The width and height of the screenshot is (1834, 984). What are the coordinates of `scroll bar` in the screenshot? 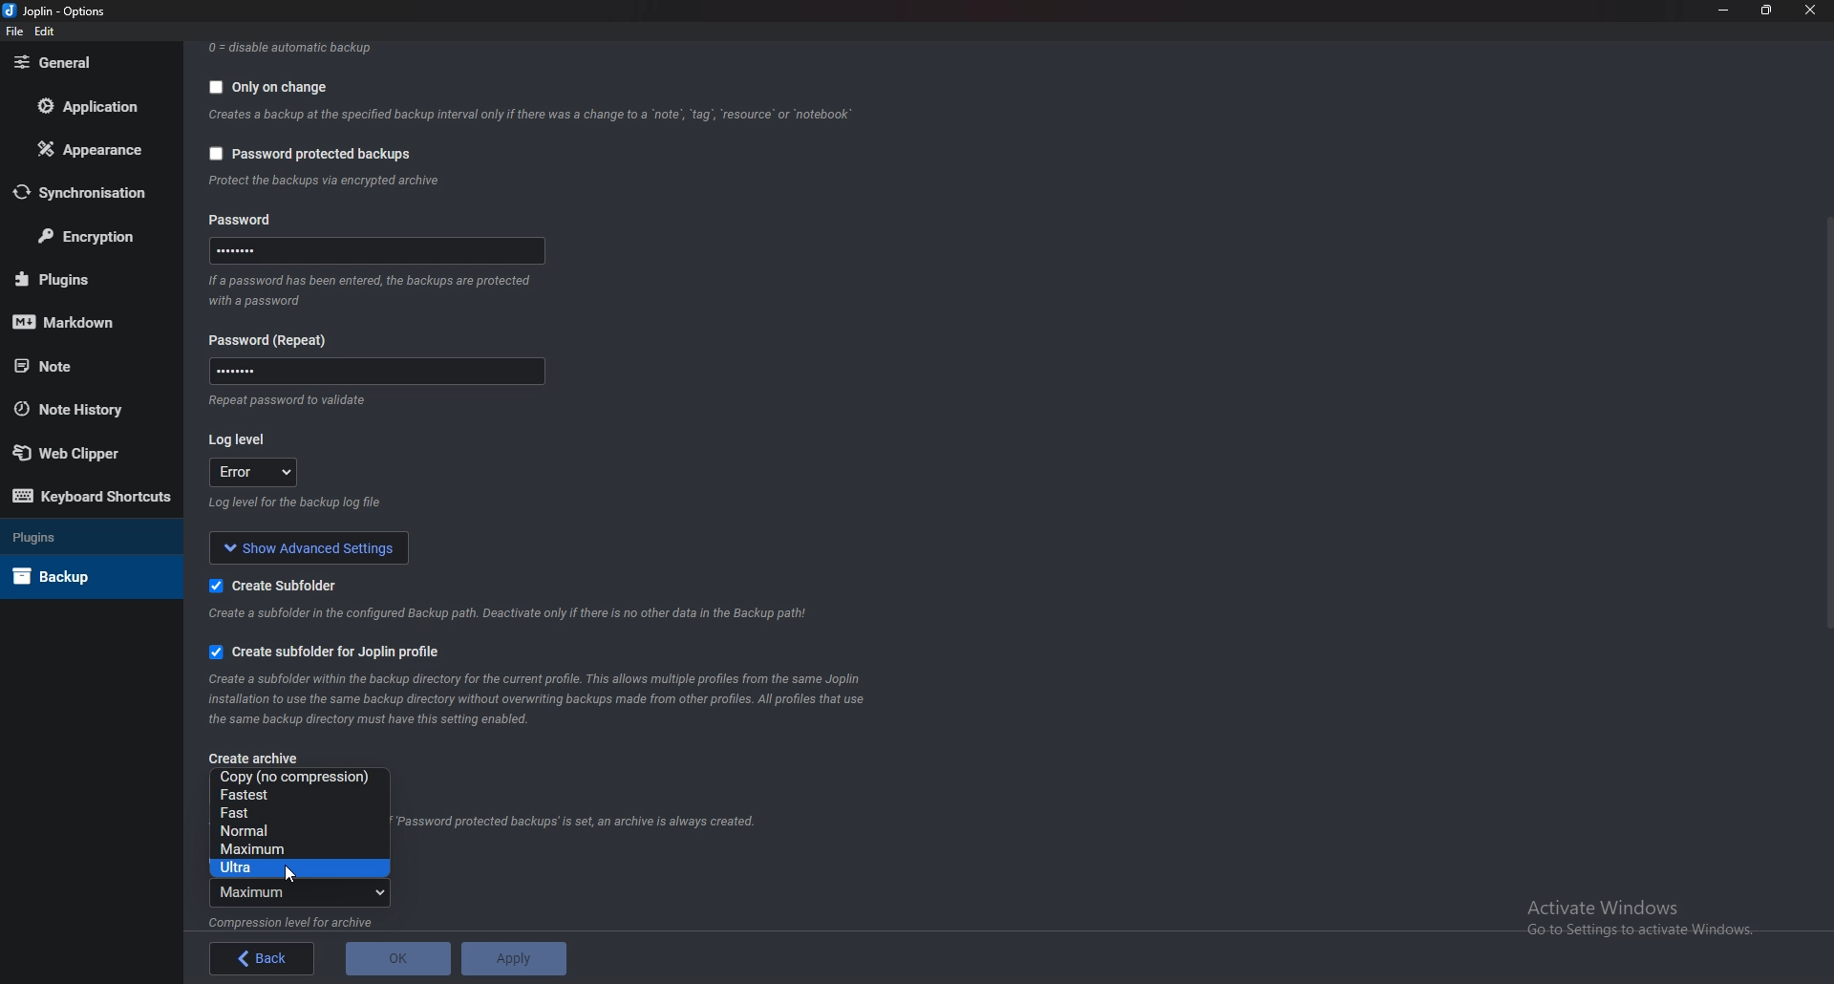 It's located at (1826, 428).